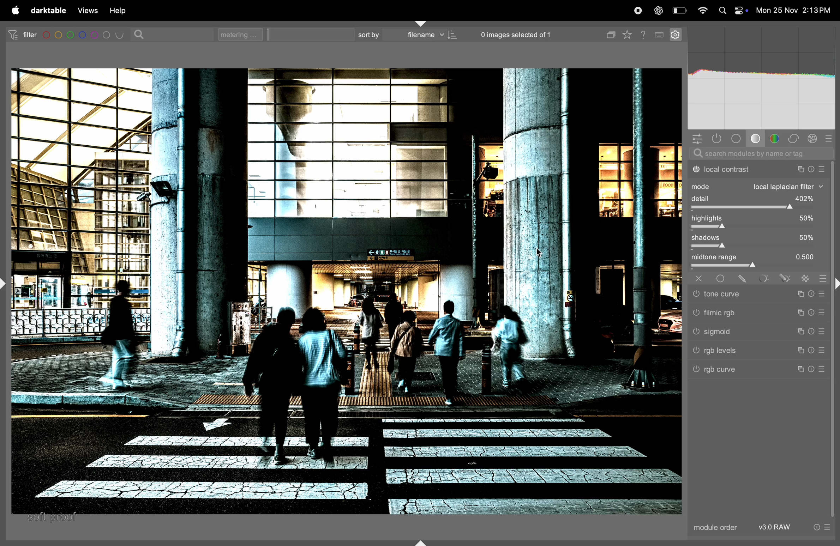 The height and width of the screenshot is (546, 840). Describe the element at coordinates (812, 350) in the screenshot. I see `reset` at that location.